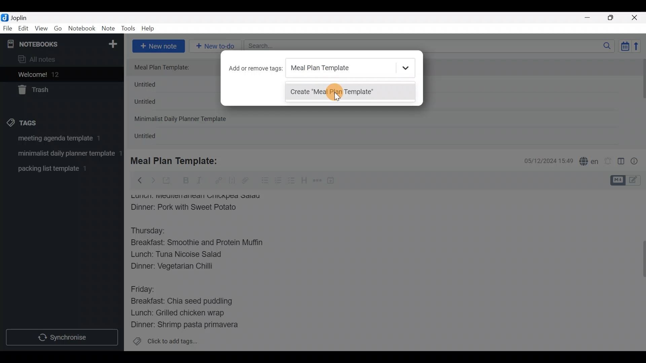  I want to click on Notebooks, so click(47, 44).